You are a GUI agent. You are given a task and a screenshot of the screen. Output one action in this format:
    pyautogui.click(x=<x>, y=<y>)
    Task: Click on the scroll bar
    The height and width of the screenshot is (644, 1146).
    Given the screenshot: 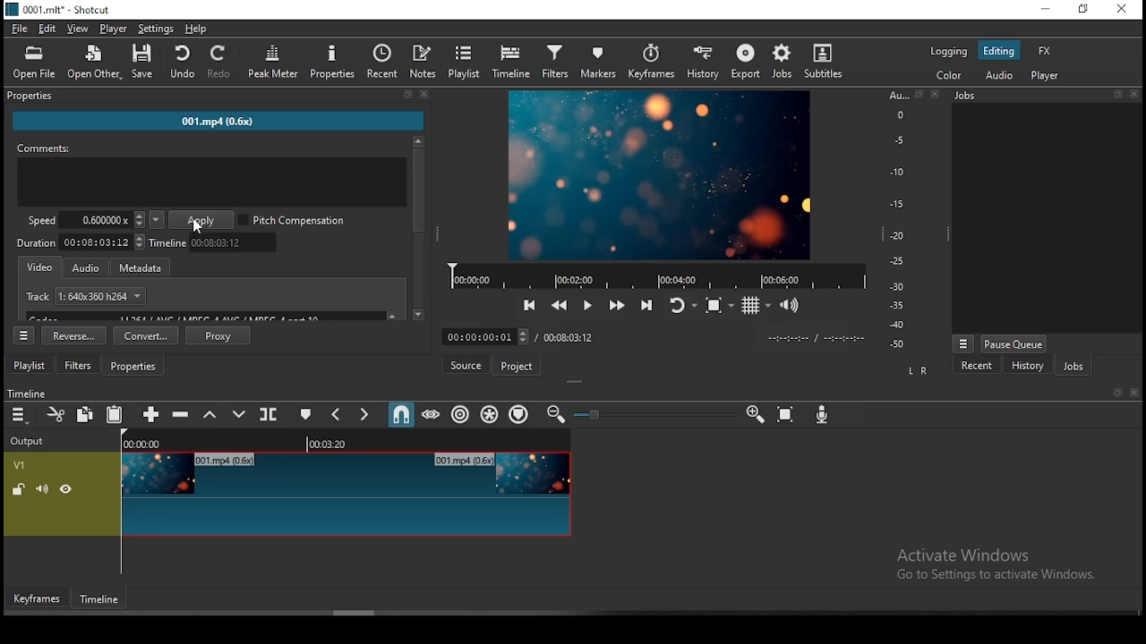 What is the action you would take?
    pyautogui.click(x=420, y=228)
    